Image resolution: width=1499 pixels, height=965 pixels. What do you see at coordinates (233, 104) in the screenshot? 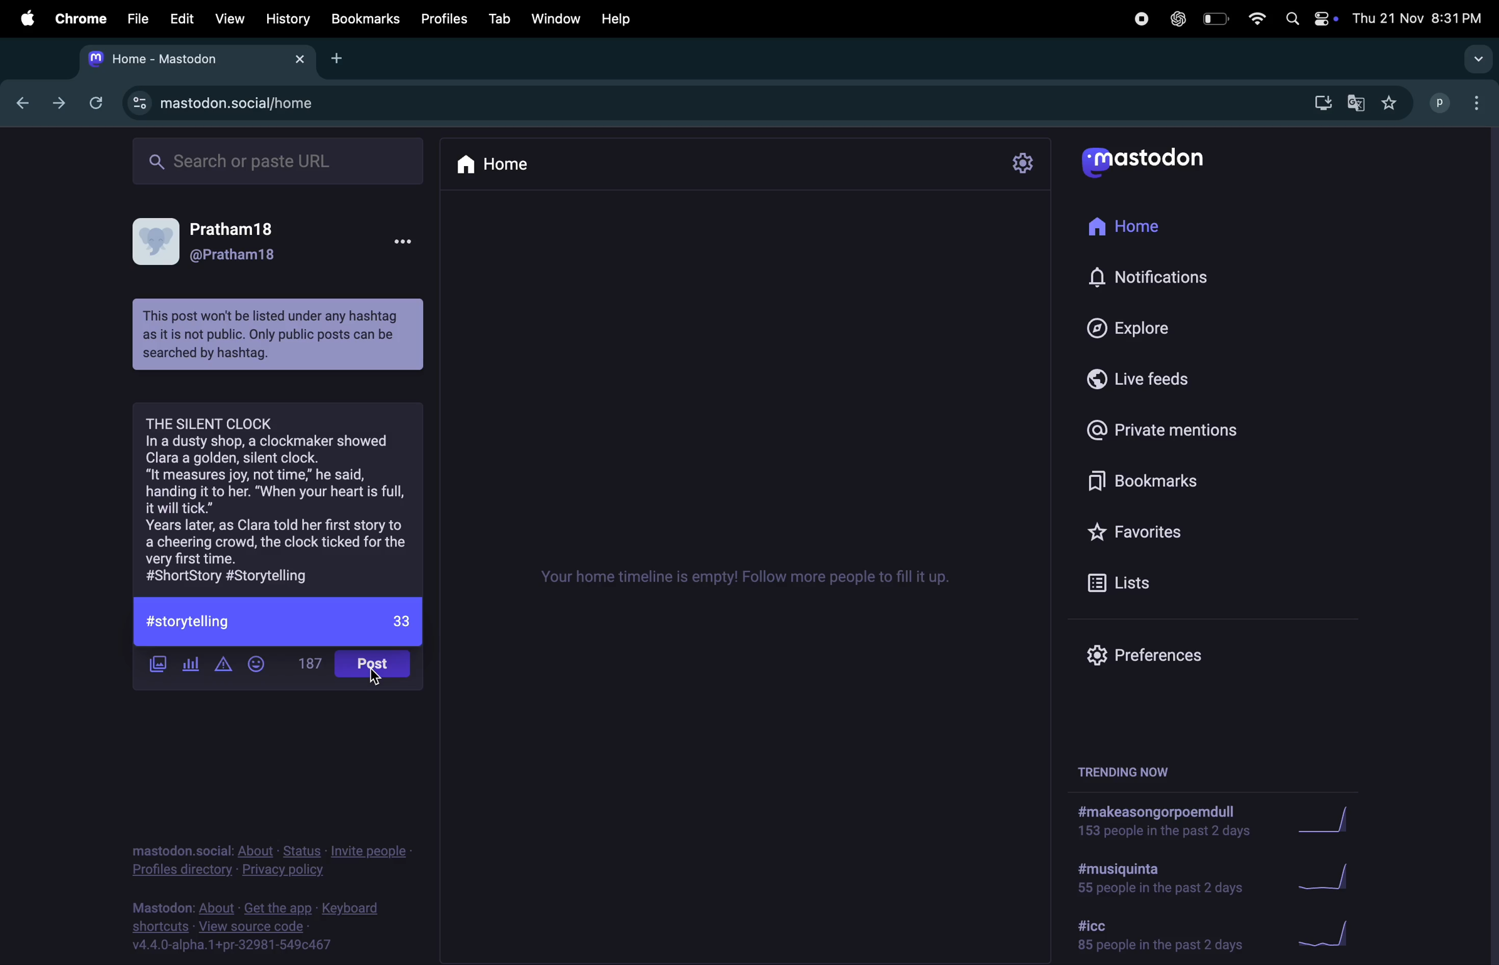
I see `mastadon profile url` at bounding box center [233, 104].